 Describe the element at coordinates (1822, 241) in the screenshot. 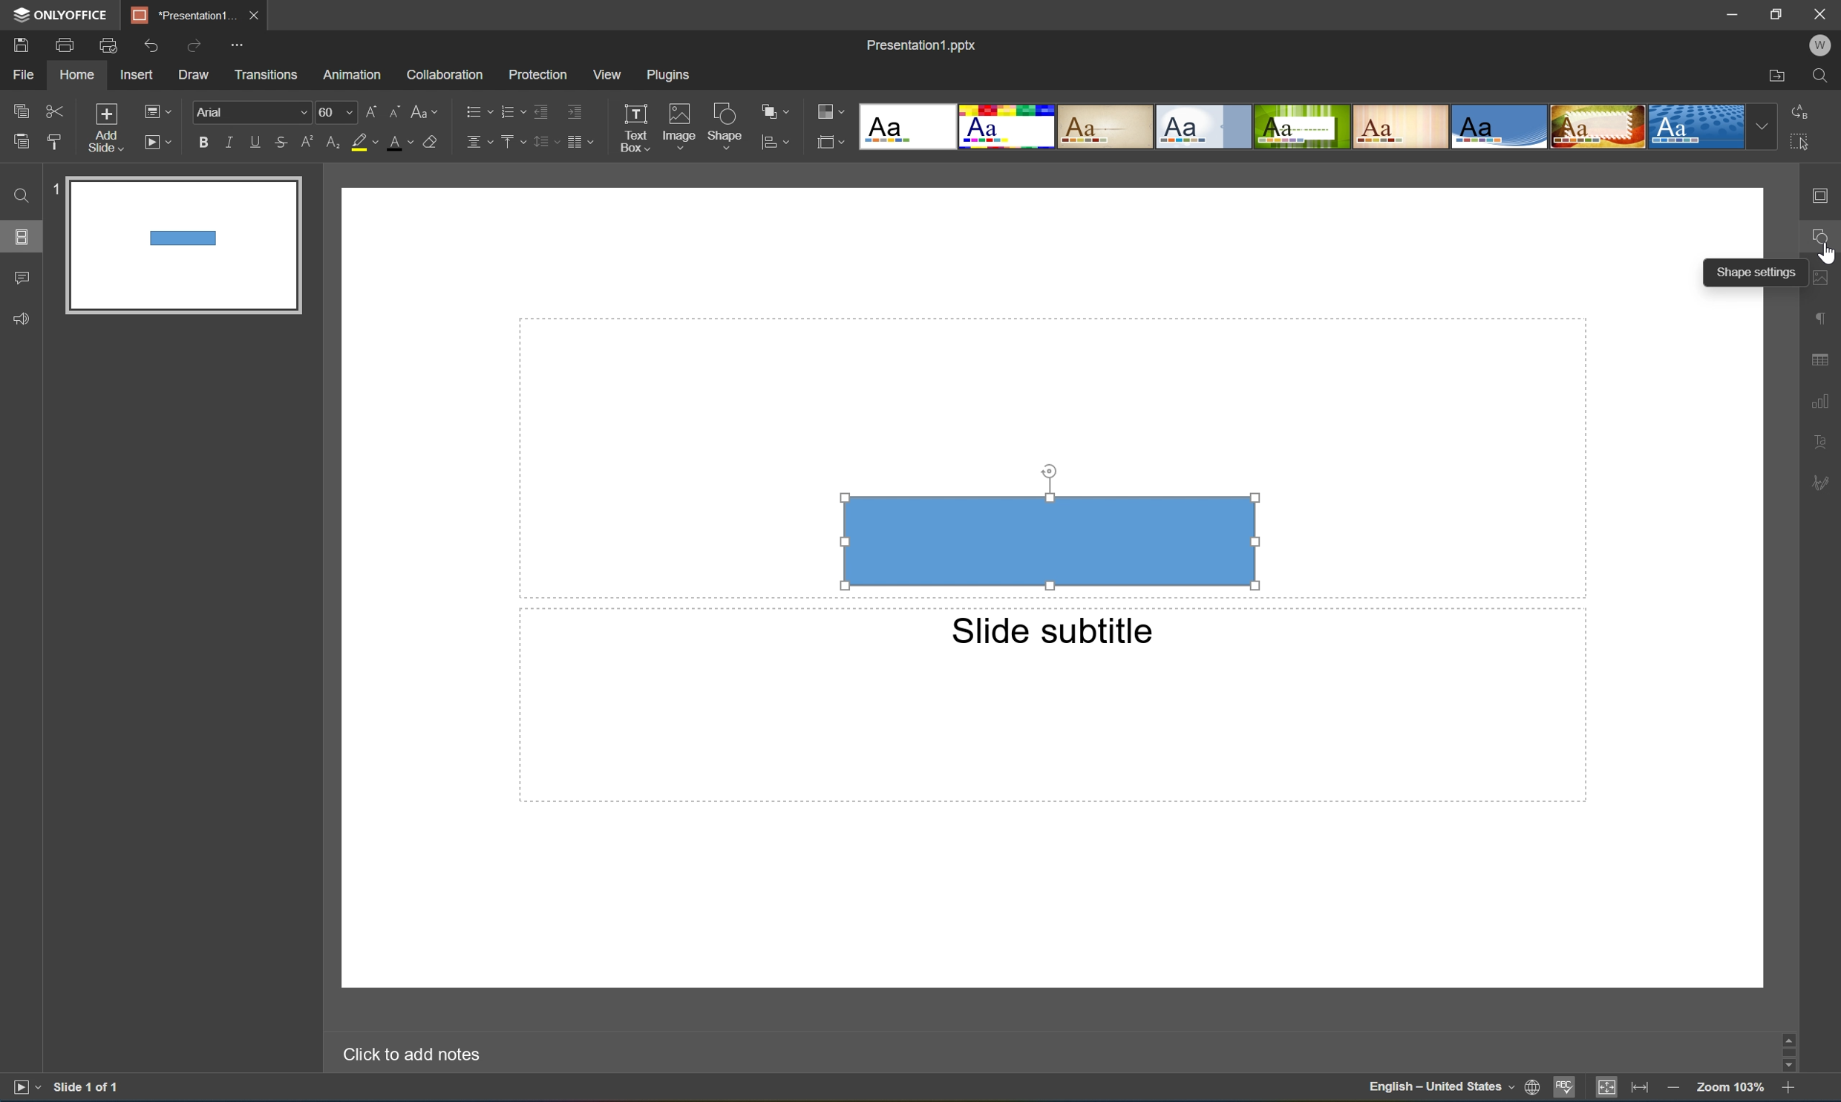

I see `shape settings` at that location.